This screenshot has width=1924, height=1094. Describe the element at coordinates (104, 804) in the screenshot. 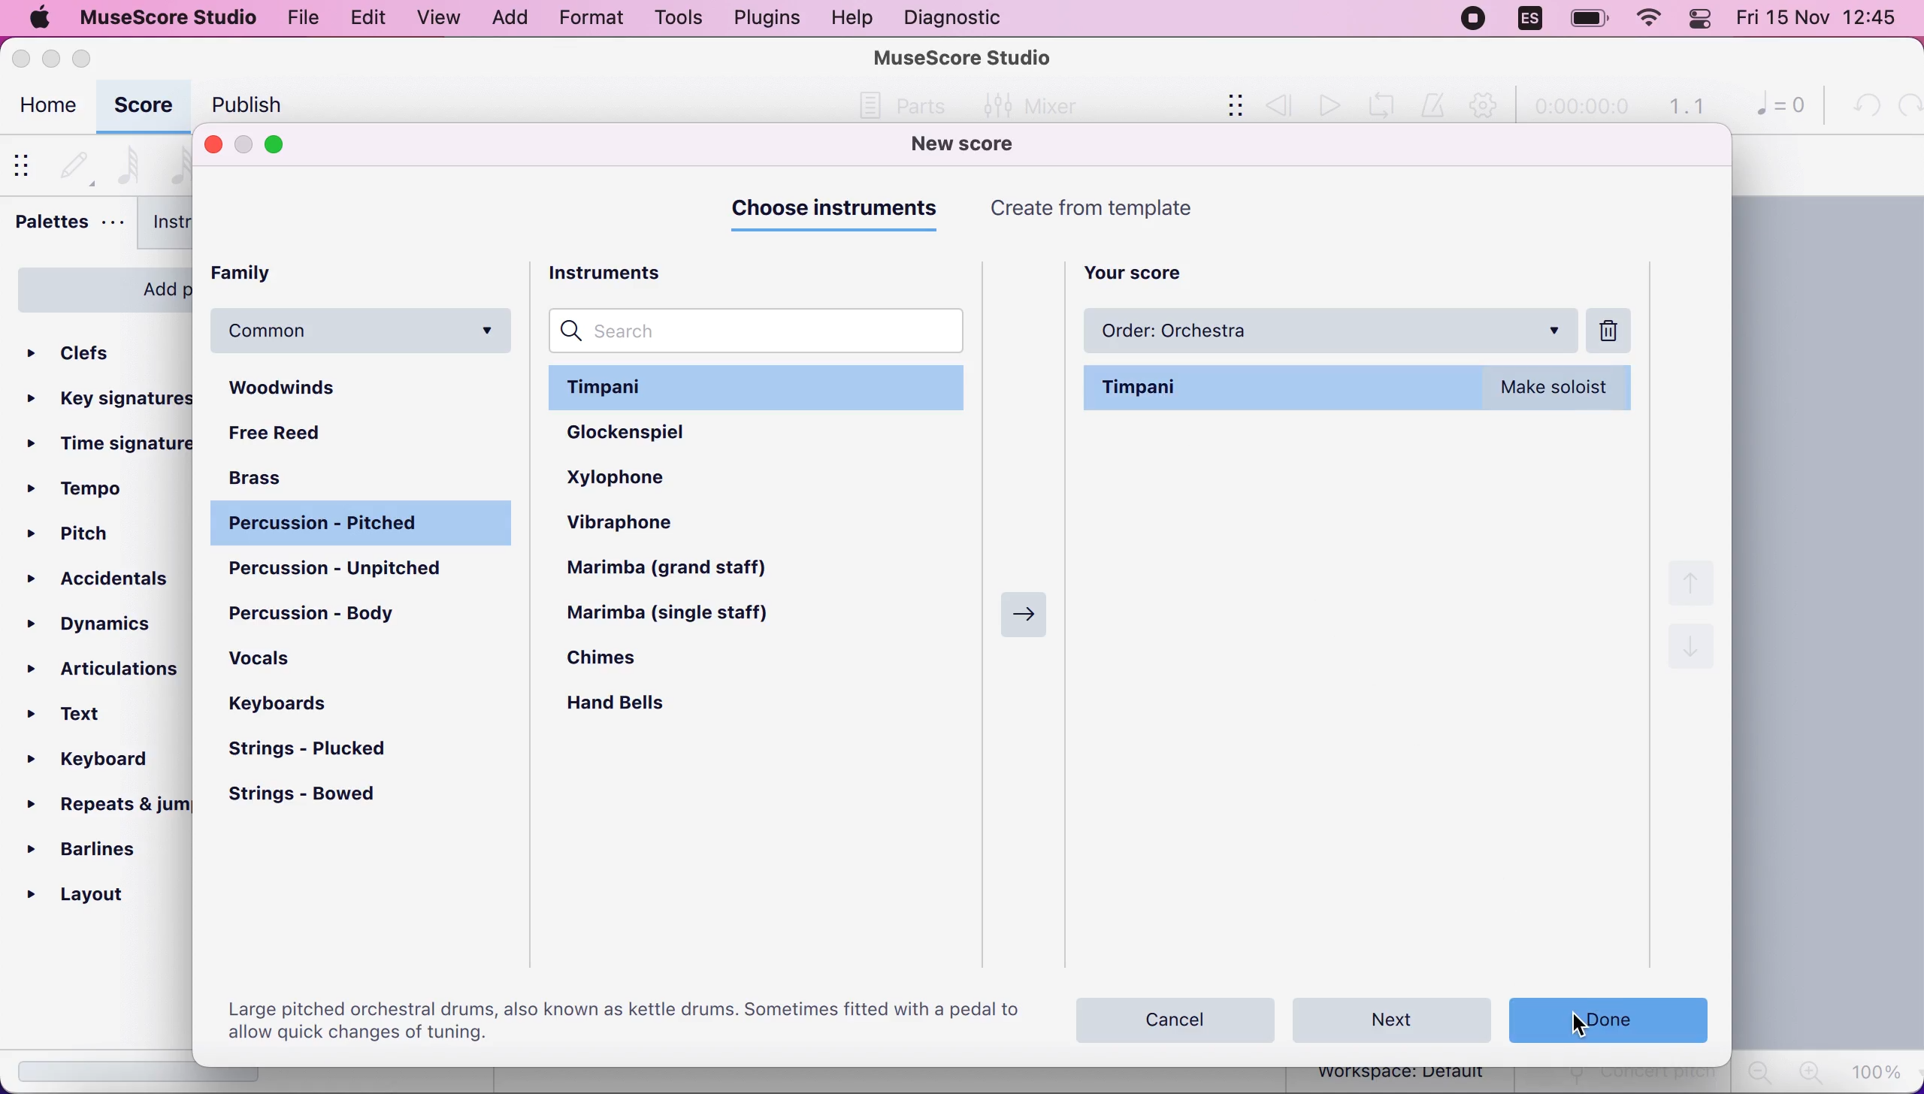

I see `repeats and jumps` at that location.